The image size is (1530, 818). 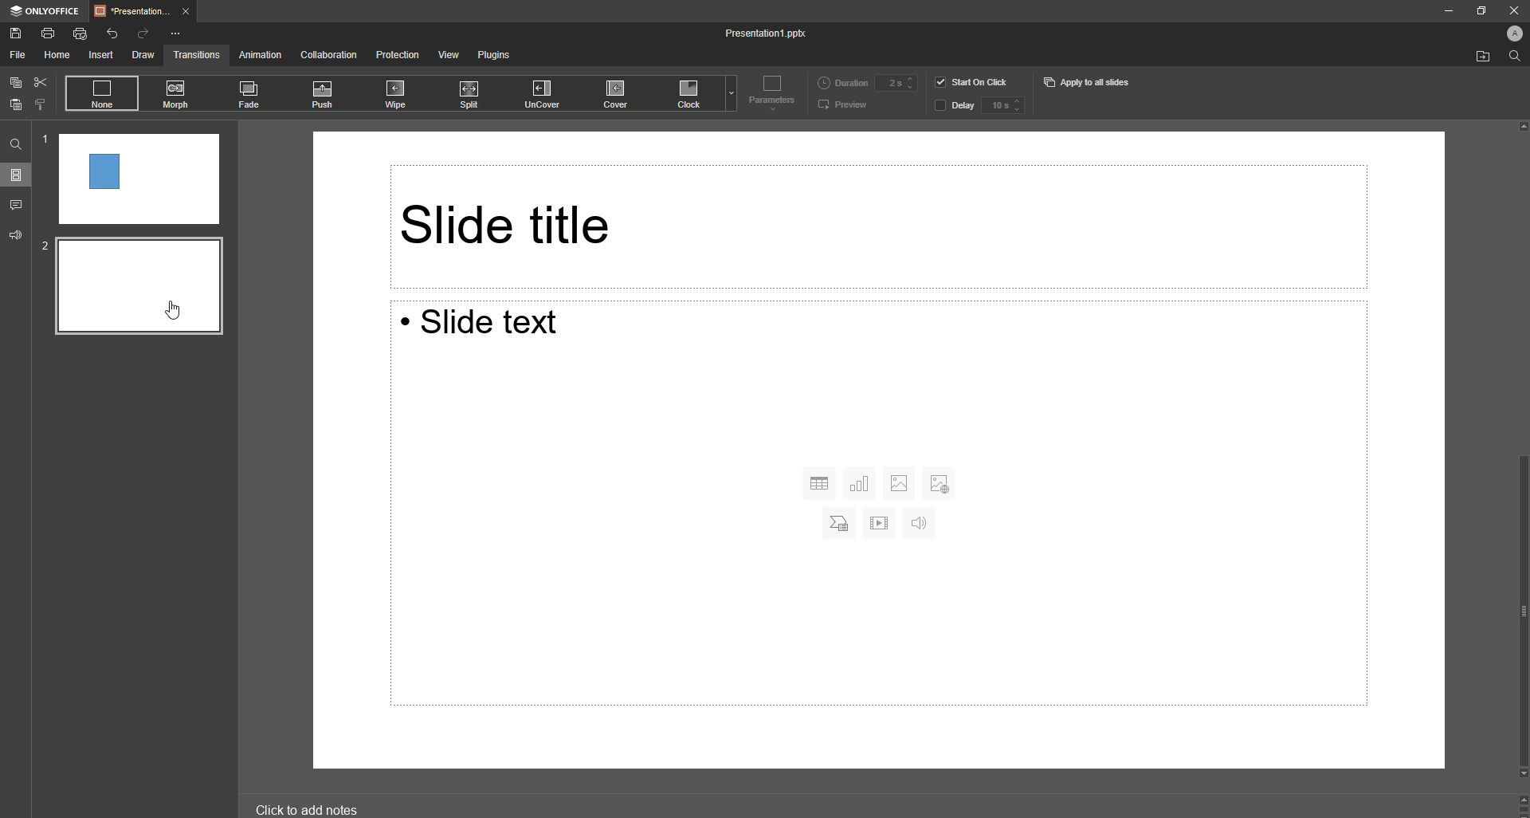 What do you see at coordinates (261, 54) in the screenshot?
I see `Animation` at bounding box center [261, 54].